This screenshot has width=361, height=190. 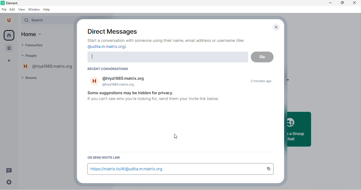 What do you see at coordinates (38, 35) in the screenshot?
I see `home` at bounding box center [38, 35].